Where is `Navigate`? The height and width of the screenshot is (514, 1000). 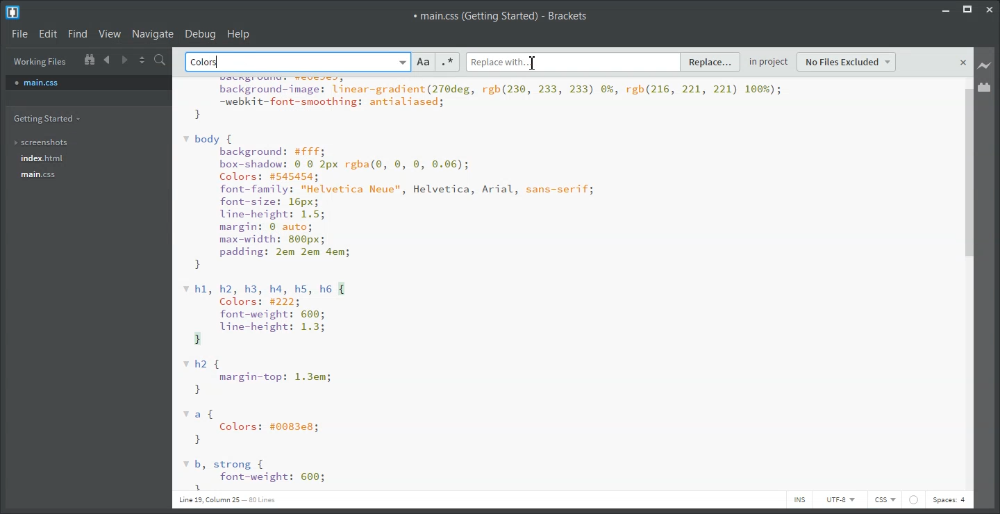
Navigate is located at coordinates (153, 33).